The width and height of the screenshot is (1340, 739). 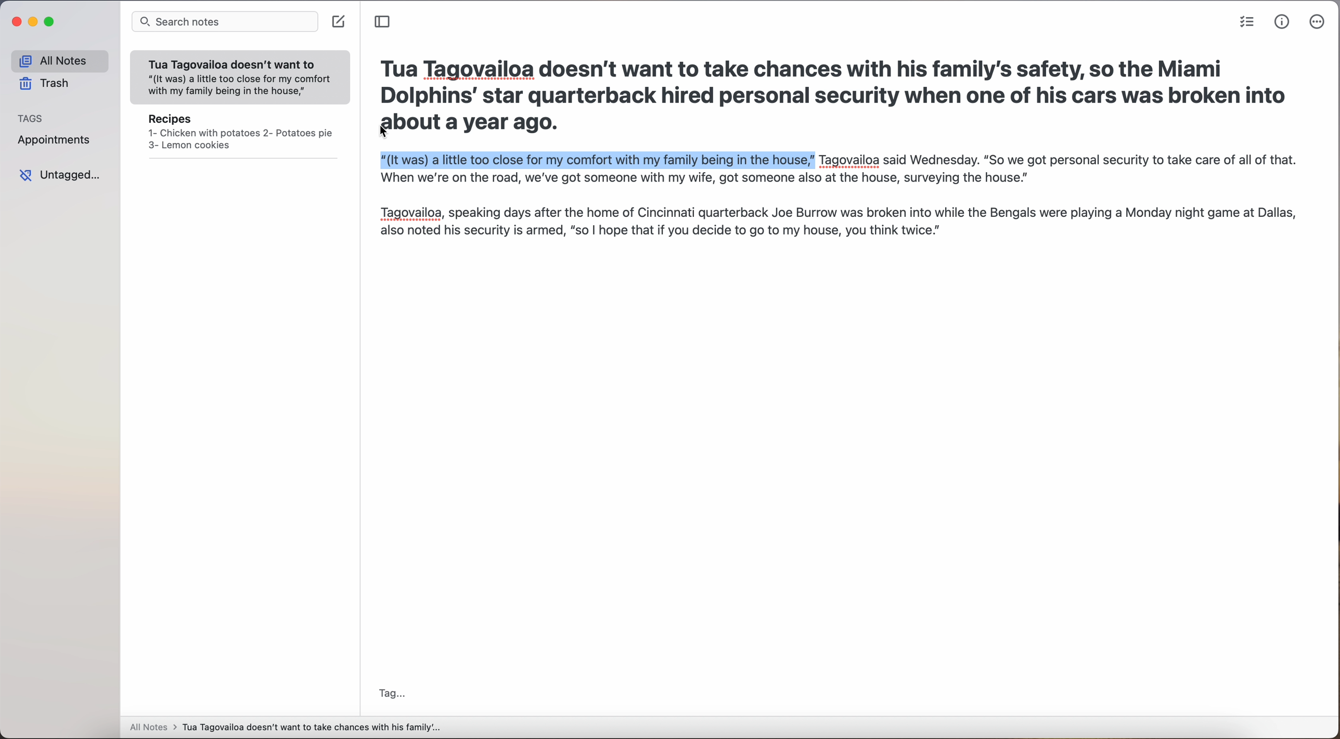 What do you see at coordinates (49, 21) in the screenshot?
I see `maximize Simplenote` at bounding box center [49, 21].